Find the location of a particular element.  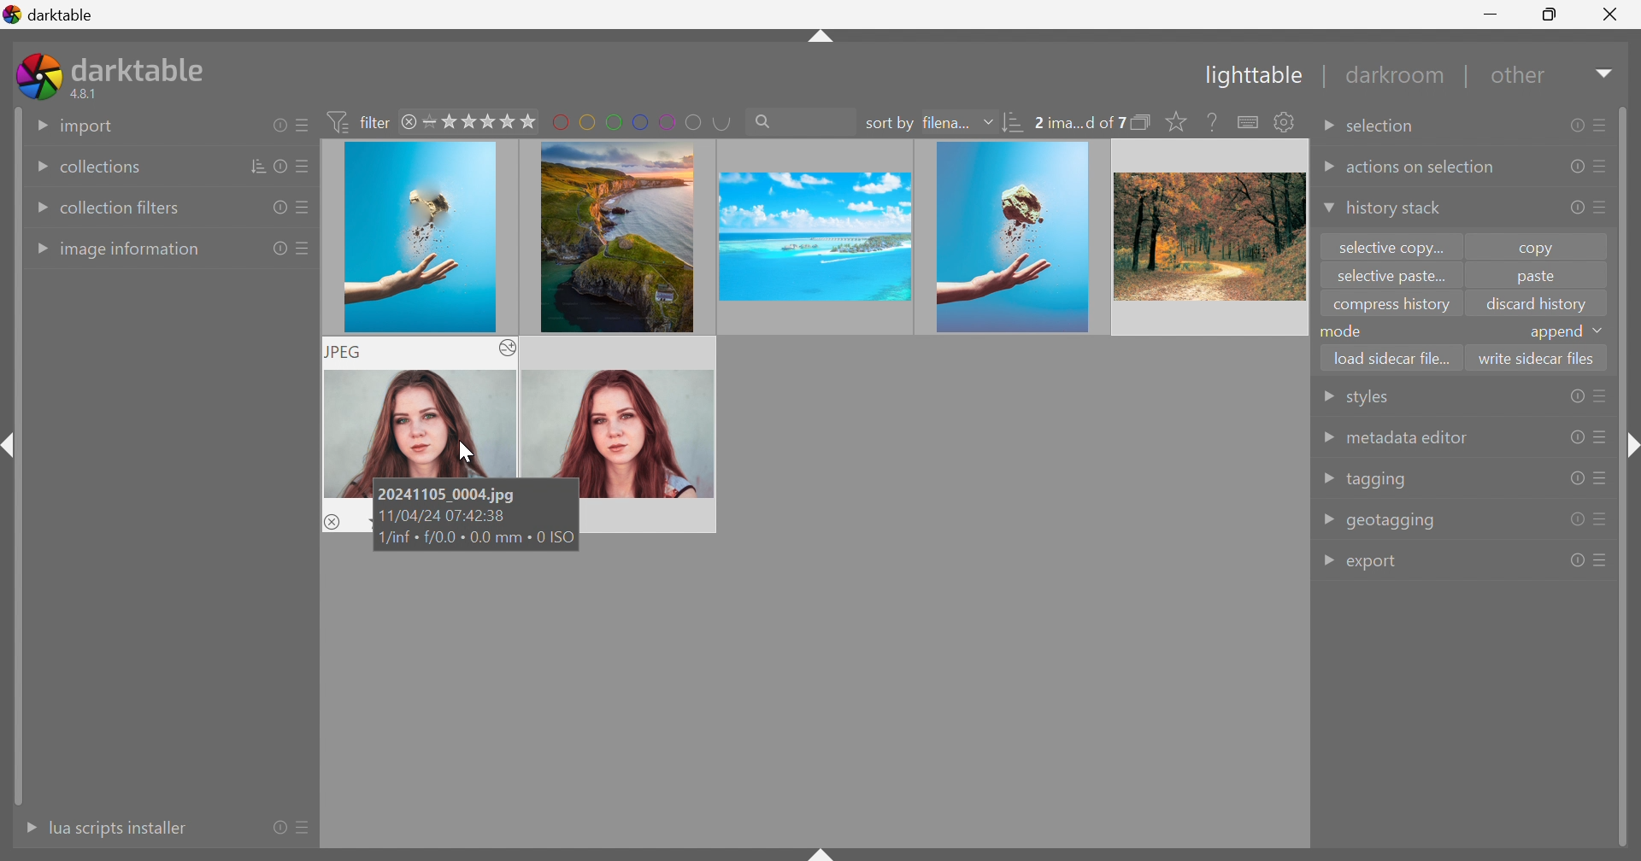

Drop Down is located at coordinates (1326, 167).